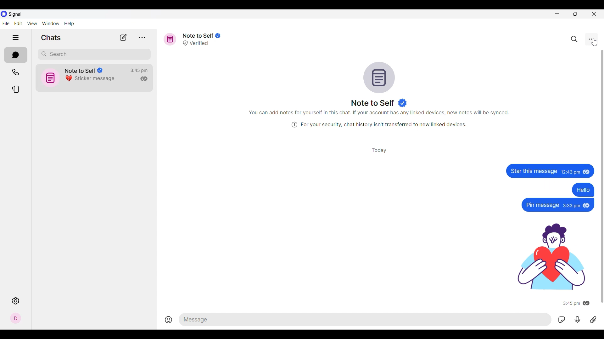 The height and width of the screenshot is (339, 604). Describe the element at coordinates (16, 55) in the screenshot. I see `Chats, current section highlighted` at that location.